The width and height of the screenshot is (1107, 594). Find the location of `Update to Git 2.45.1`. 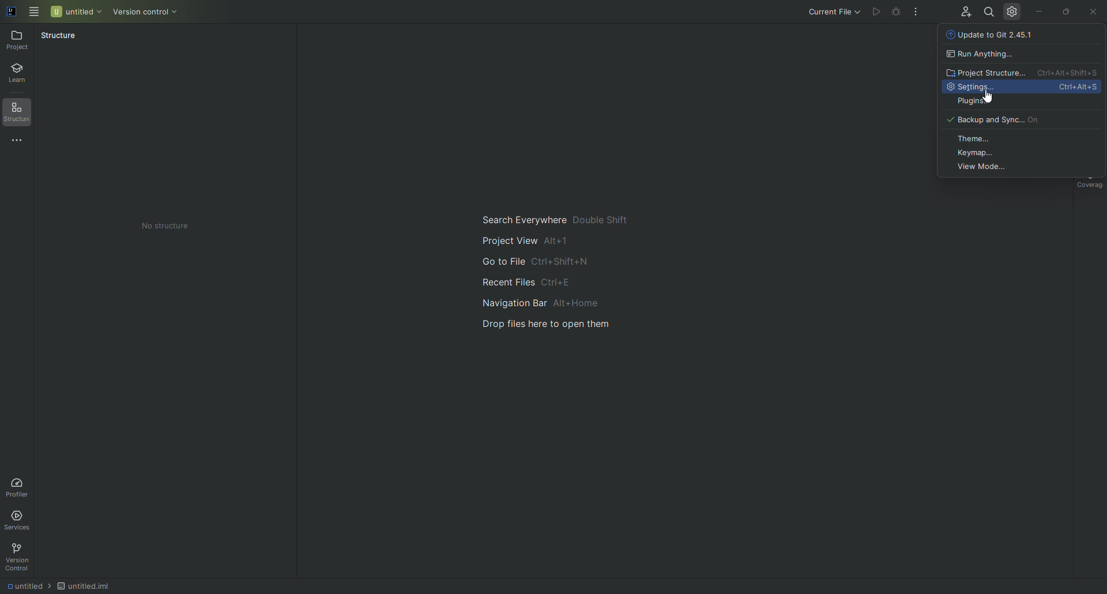

Update to Git 2.45.1 is located at coordinates (997, 33).